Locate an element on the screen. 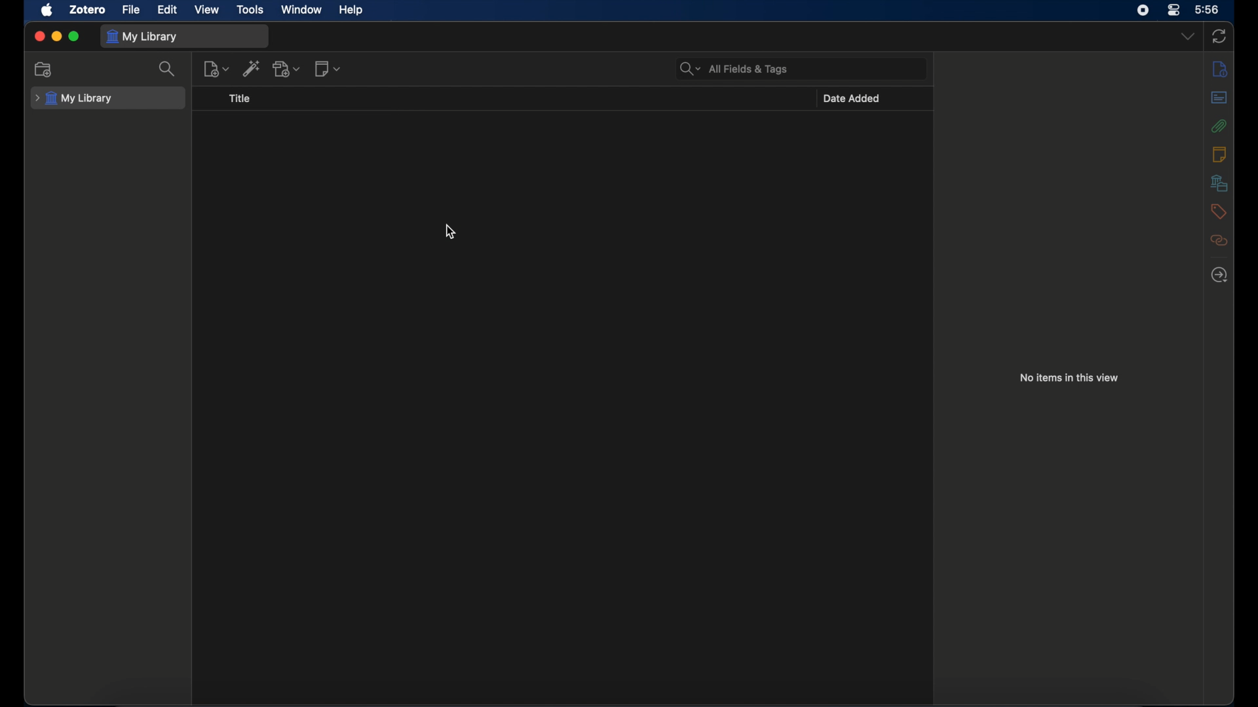  sync is located at coordinates (1219, 37).